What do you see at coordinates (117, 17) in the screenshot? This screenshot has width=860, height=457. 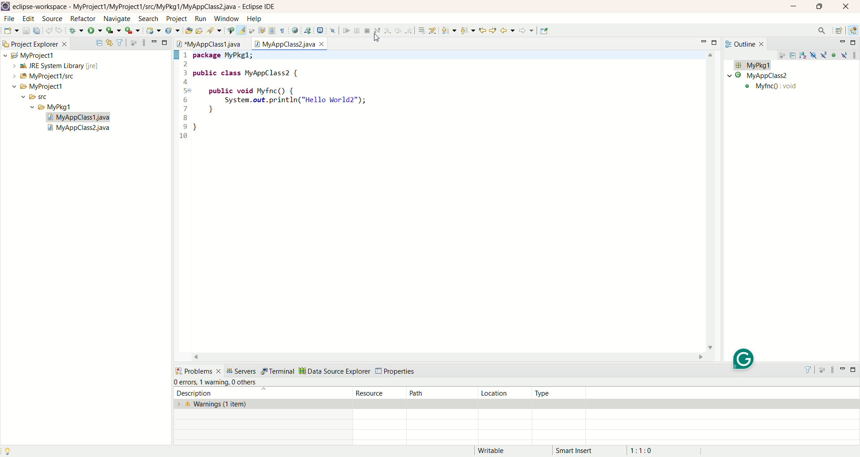 I see `navigate` at bounding box center [117, 17].